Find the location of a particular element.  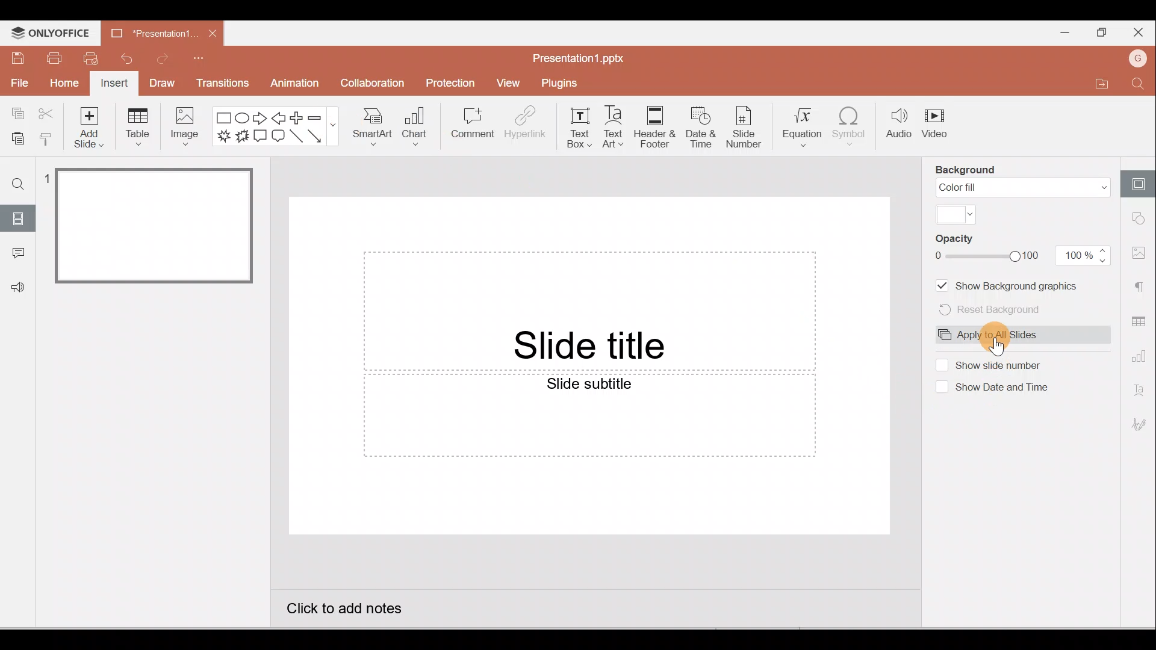

Chart is located at coordinates (415, 128).